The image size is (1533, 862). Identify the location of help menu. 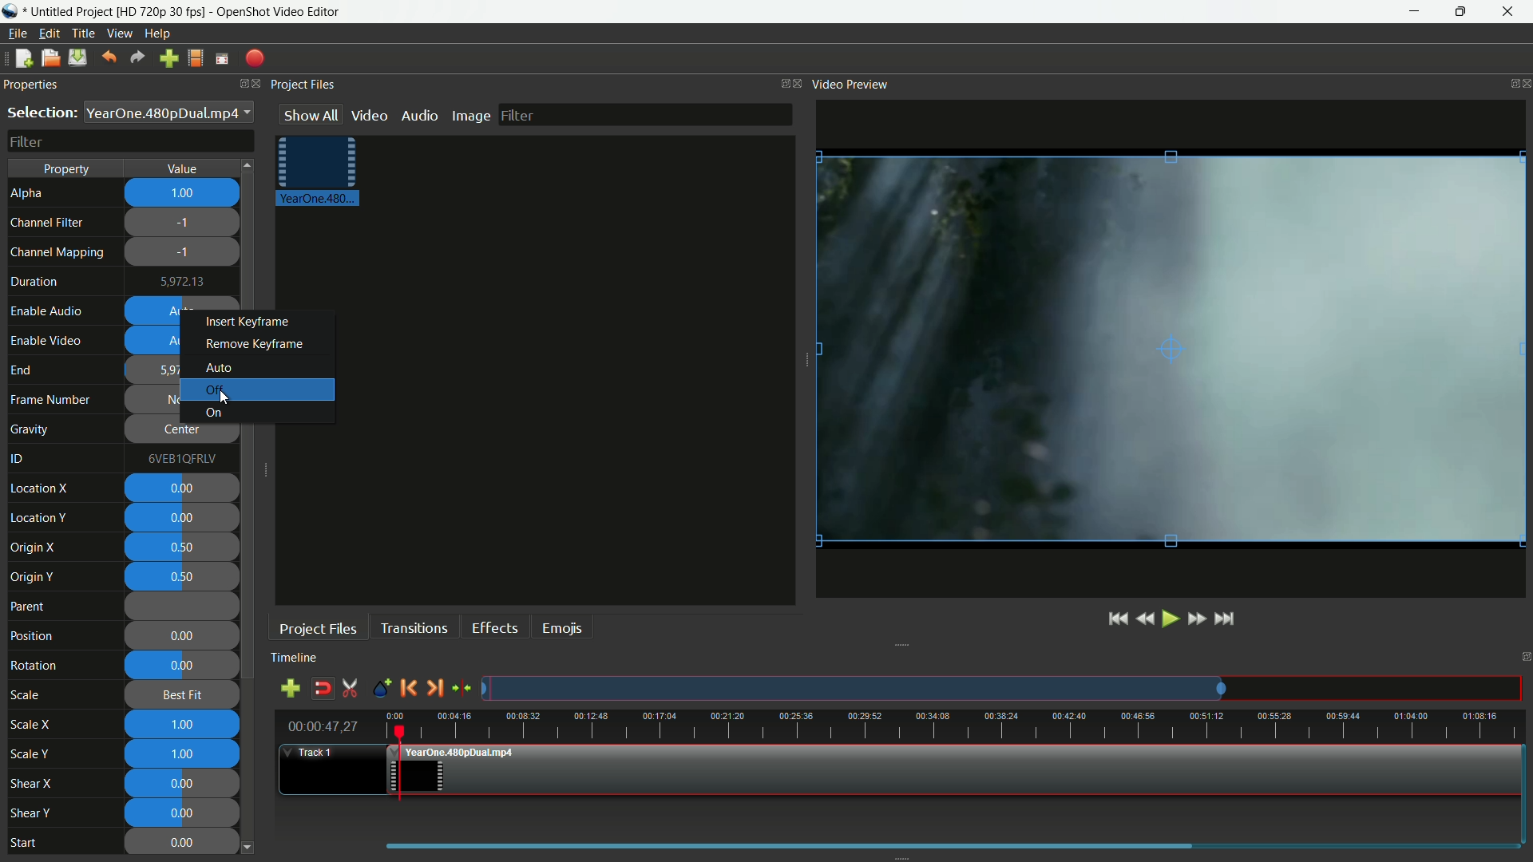
(159, 33).